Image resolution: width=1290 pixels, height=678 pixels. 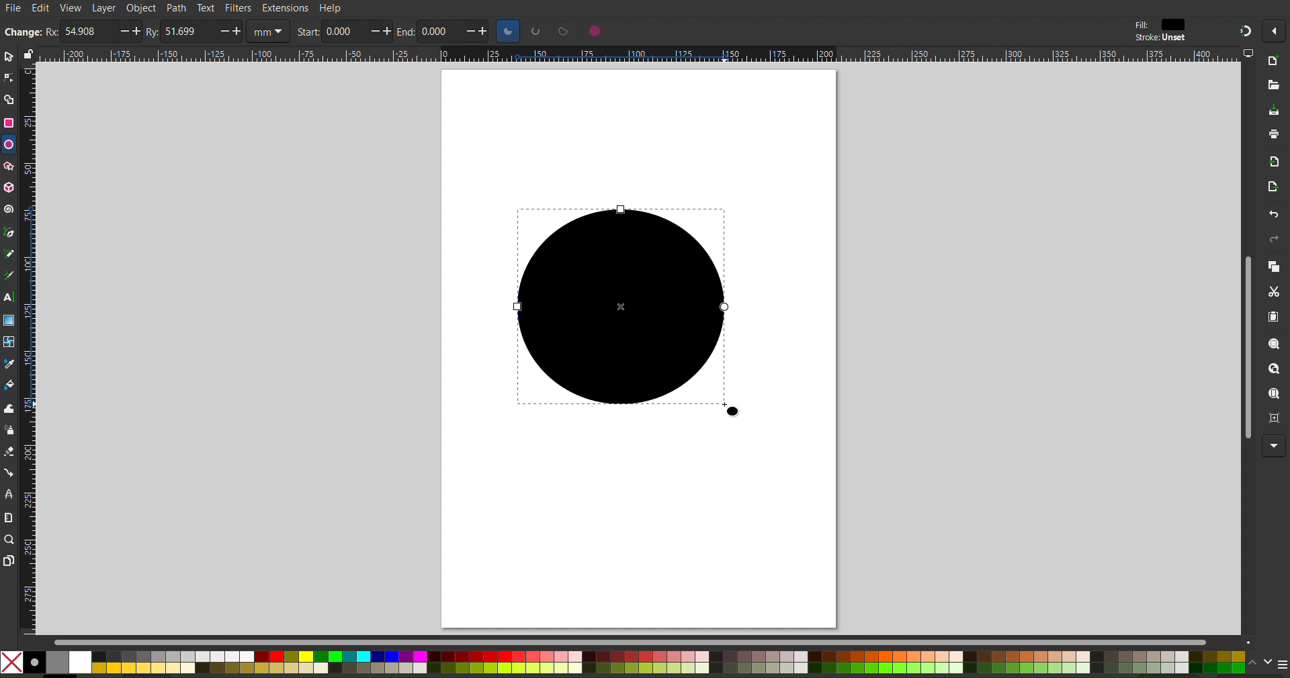 What do you see at coordinates (1274, 267) in the screenshot?
I see `Copy` at bounding box center [1274, 267].